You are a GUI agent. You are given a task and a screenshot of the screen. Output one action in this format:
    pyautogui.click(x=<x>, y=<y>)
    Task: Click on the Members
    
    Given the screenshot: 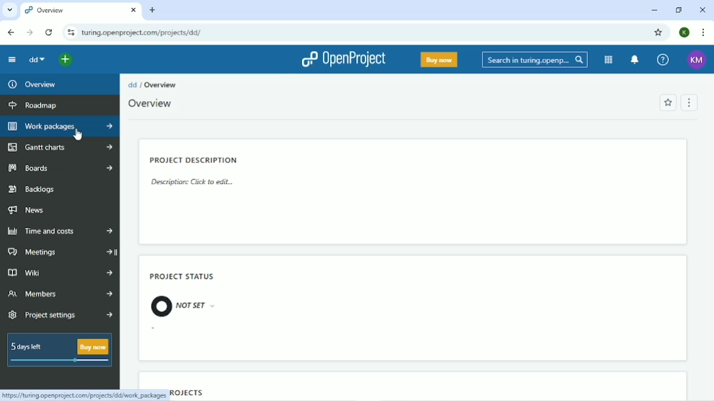 What is the action you would take?
    pyautogui.click(x=59, y=295)
    